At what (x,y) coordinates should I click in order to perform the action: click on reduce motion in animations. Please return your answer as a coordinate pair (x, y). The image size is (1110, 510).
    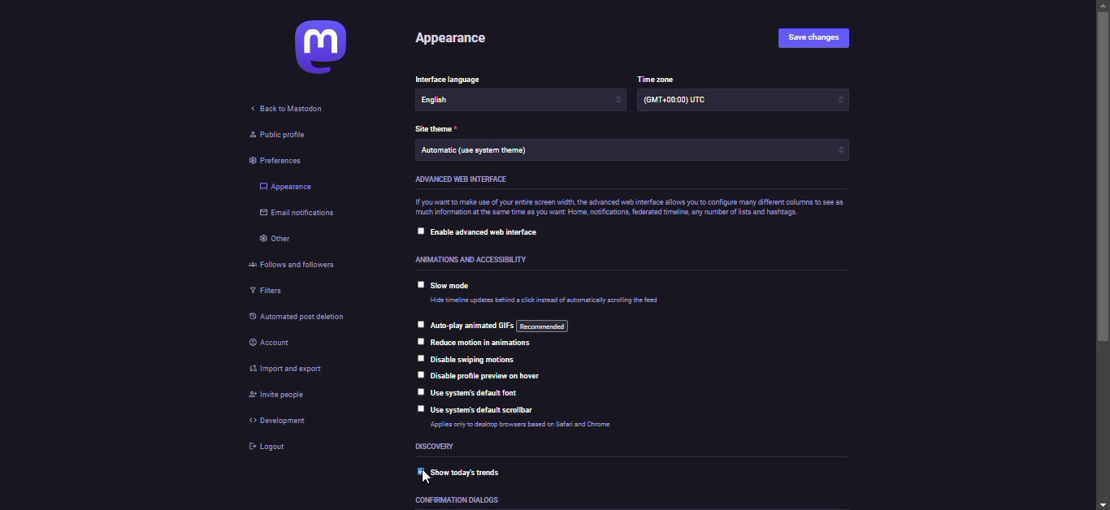
    Looking at the image, I should click on (485, 344).